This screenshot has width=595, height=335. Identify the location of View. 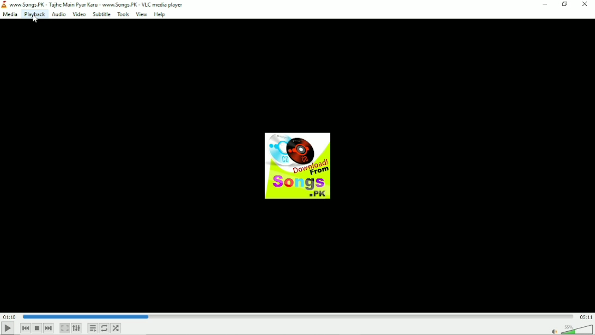
(141, 14).